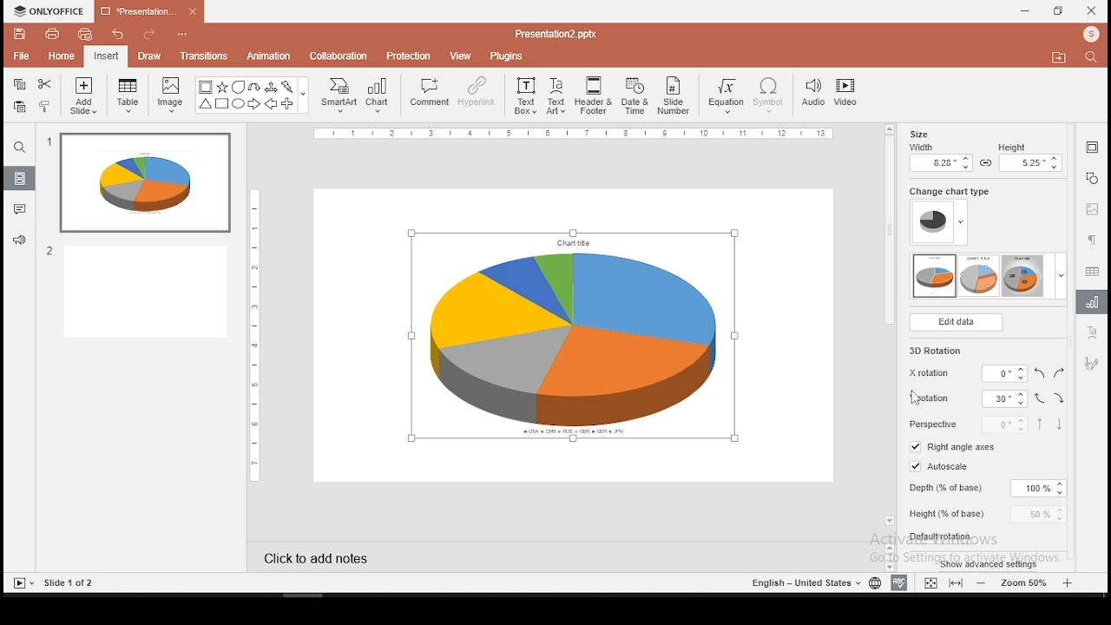 Image resolution: width=1111 pixels, height=625 pixels. What do you see at coordinates (147, 11) in the screenshot?
I see `presentation` at bounding box center [147, 11].